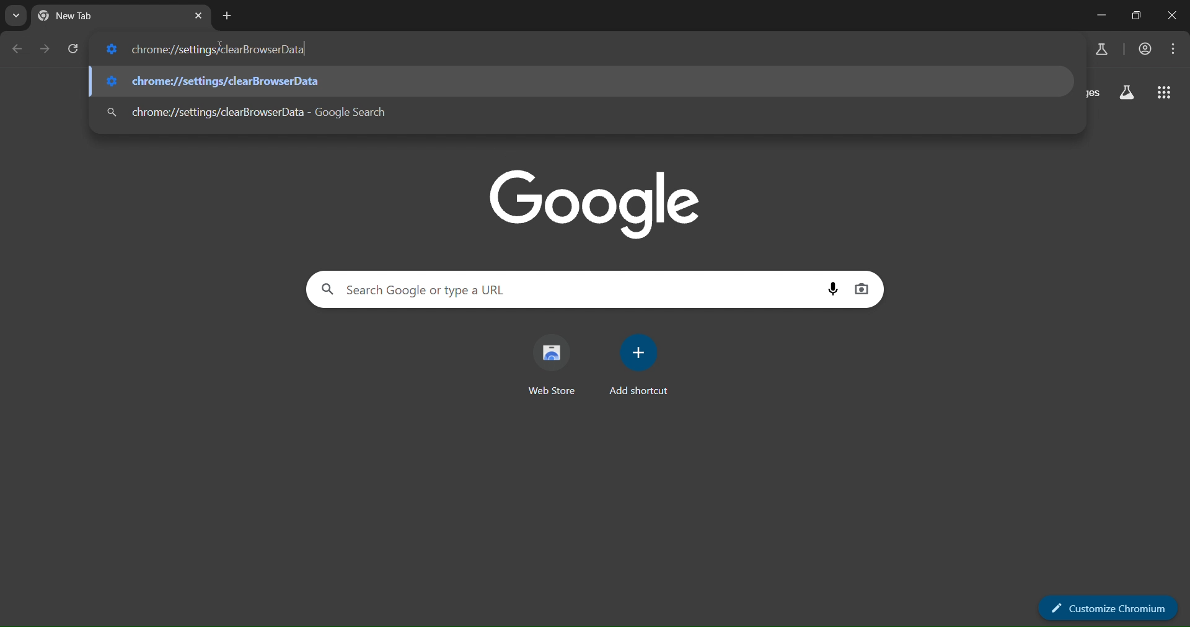  Describe the element at coordinates (1101, 17) in the screenshot. I see `minimize` at that location.